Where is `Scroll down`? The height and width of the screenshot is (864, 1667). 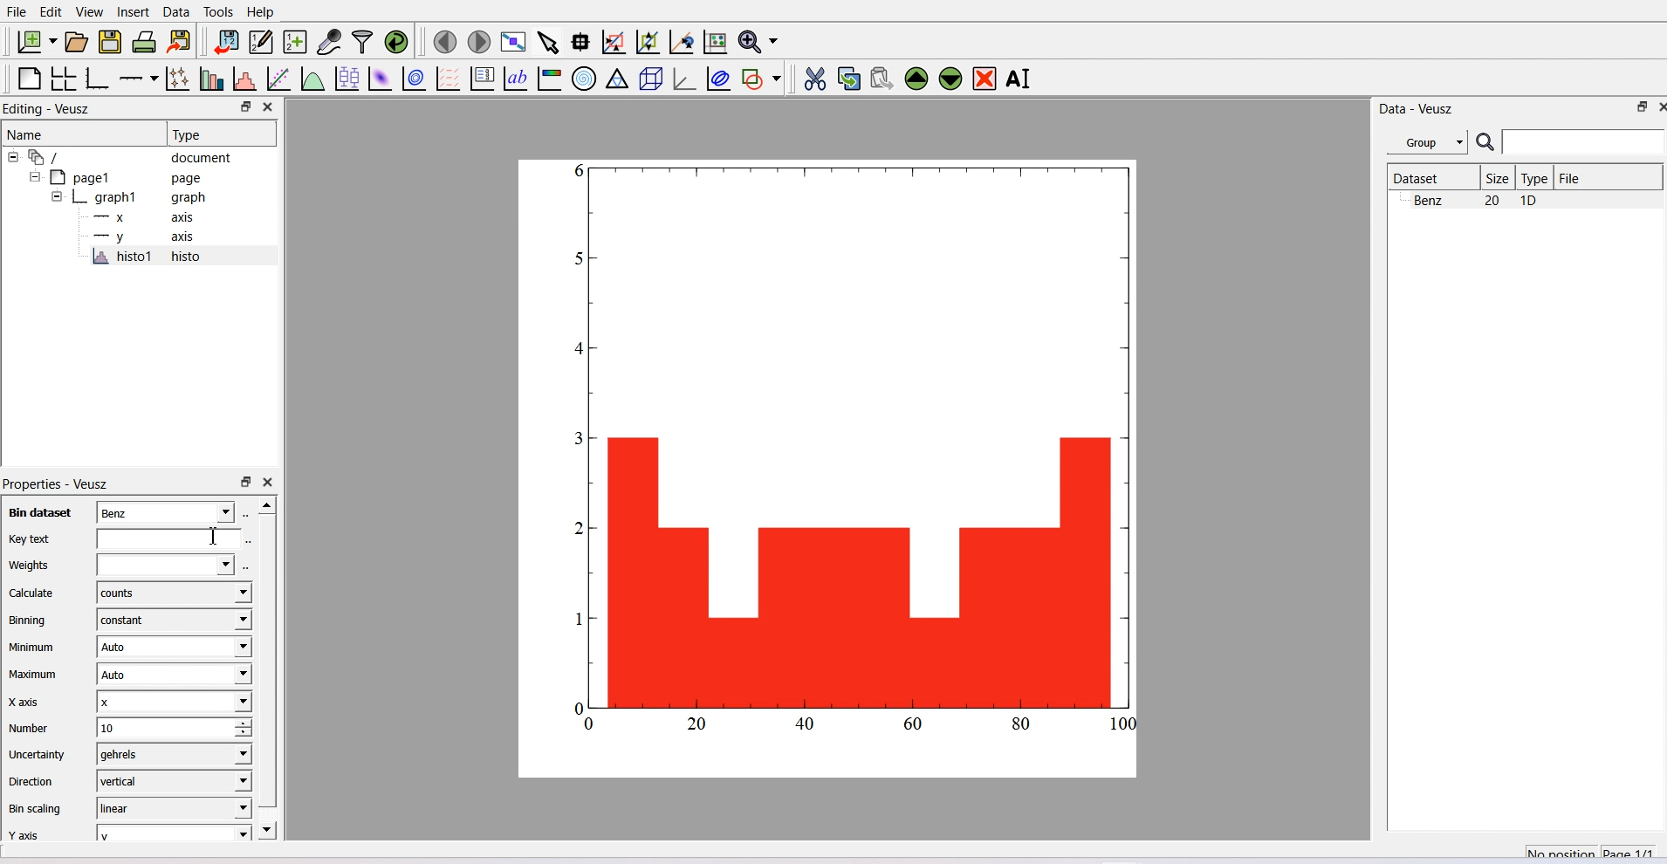
Scroll down is located at coordinates (269, 829).